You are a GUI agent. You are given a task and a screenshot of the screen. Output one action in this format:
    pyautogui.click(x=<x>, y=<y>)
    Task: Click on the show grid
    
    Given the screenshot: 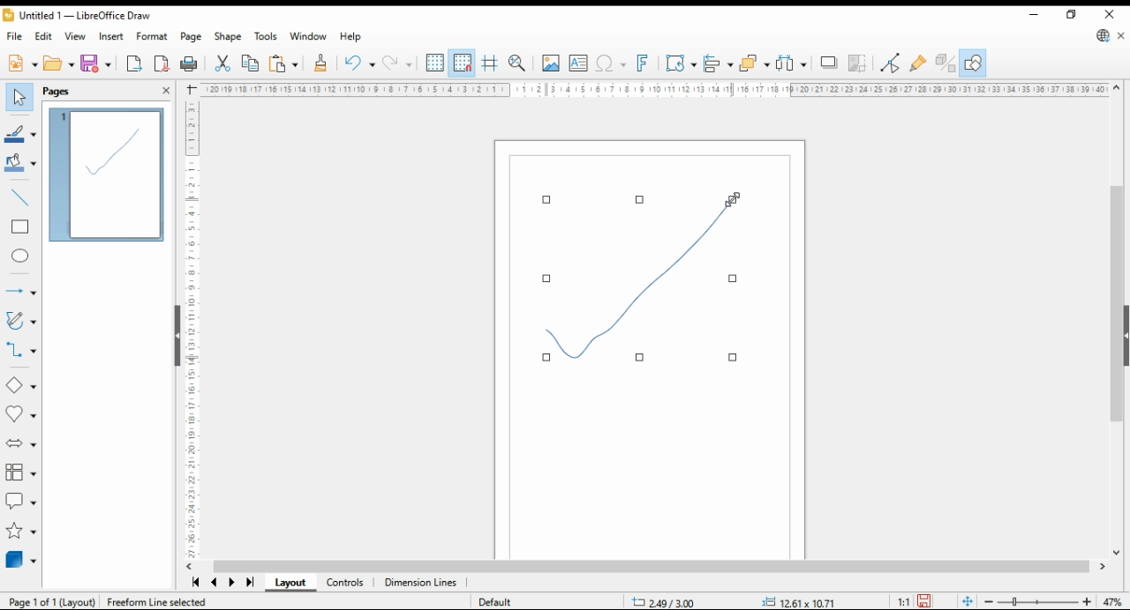 What is the action you would take?
    pyautogui.click(x=435, y=63)
    